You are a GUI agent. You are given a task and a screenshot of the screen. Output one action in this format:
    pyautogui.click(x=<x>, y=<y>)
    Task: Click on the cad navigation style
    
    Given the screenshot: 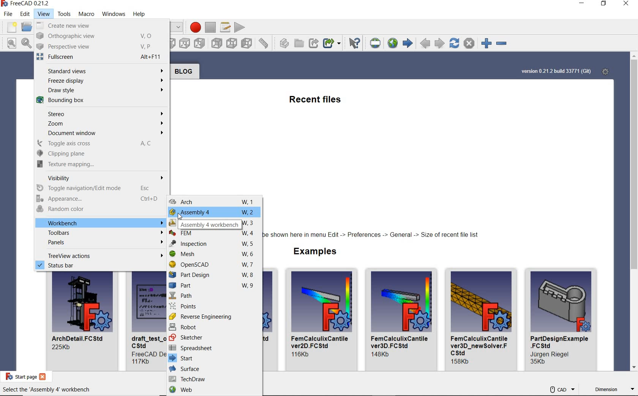 What is the action you would take?
    pyautogui.click(x=562, y=389)
    